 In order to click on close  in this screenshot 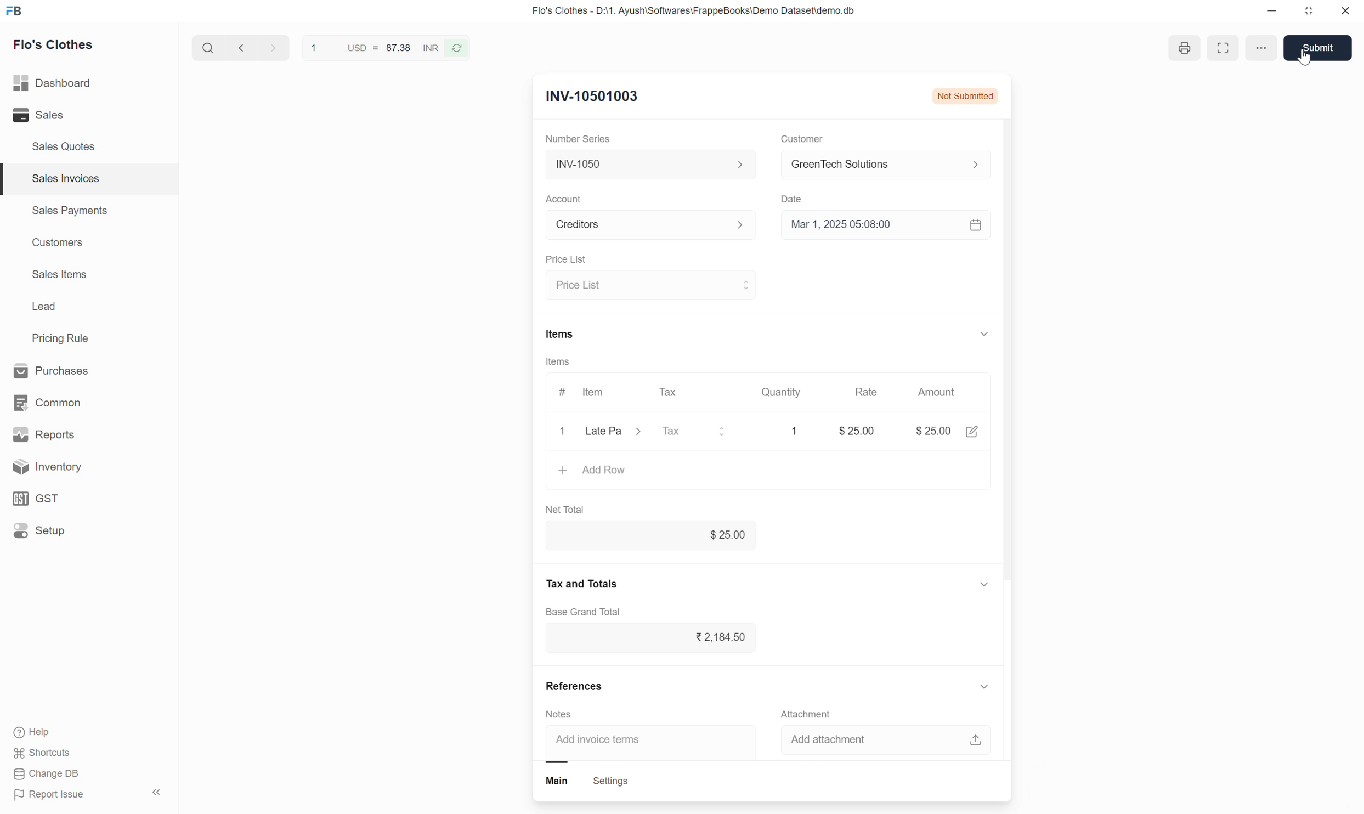, I will do `click(1346, 12)`.